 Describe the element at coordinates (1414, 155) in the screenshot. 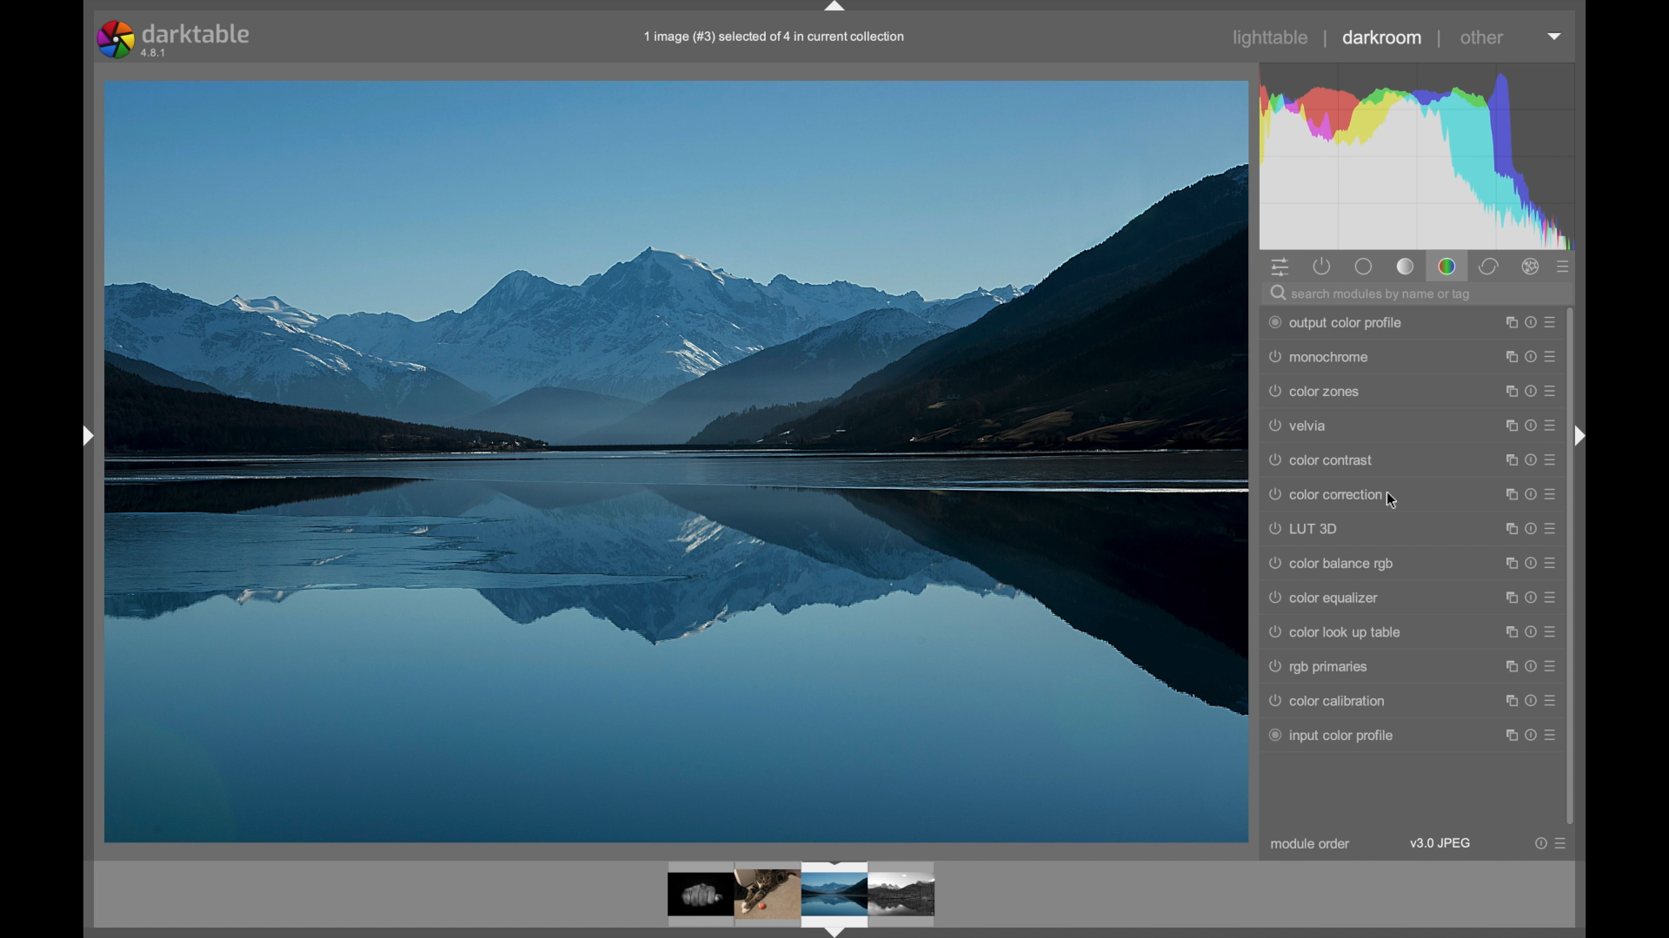

I see `histogram` at that location.